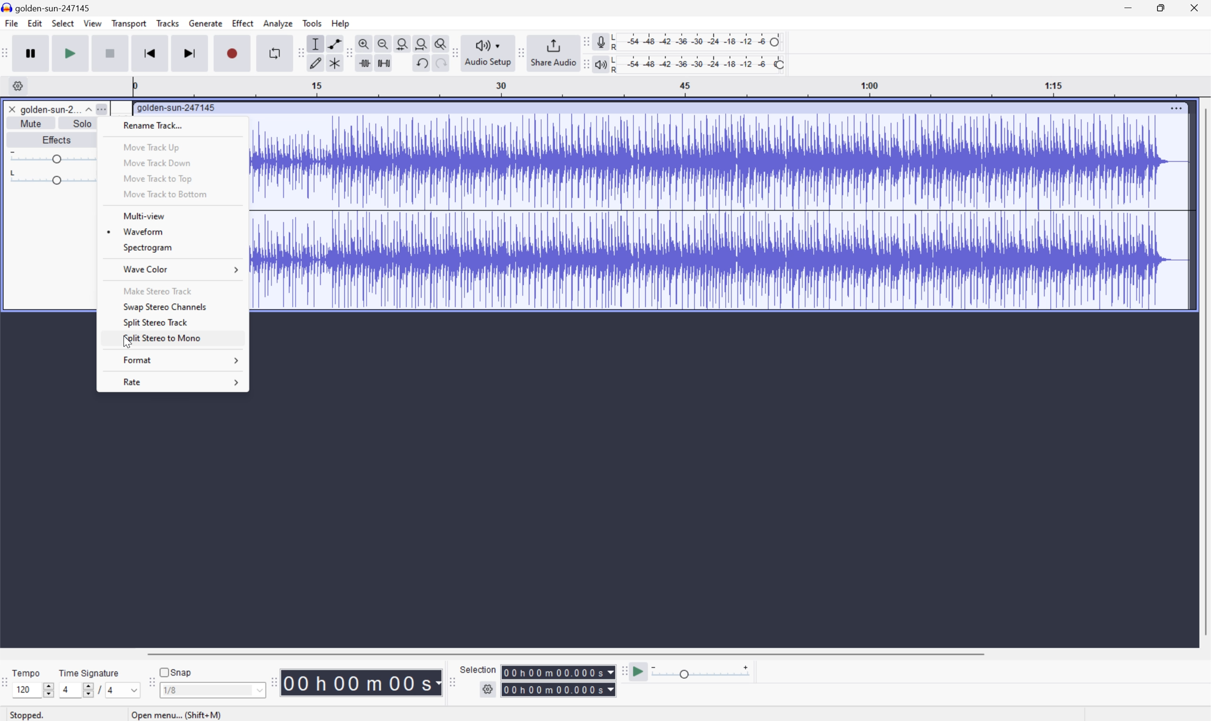 Image resolution: width=1211 pixels, height=721 pixels. I want to click on Audacity Play at speed toolbar, so click(622, 669).